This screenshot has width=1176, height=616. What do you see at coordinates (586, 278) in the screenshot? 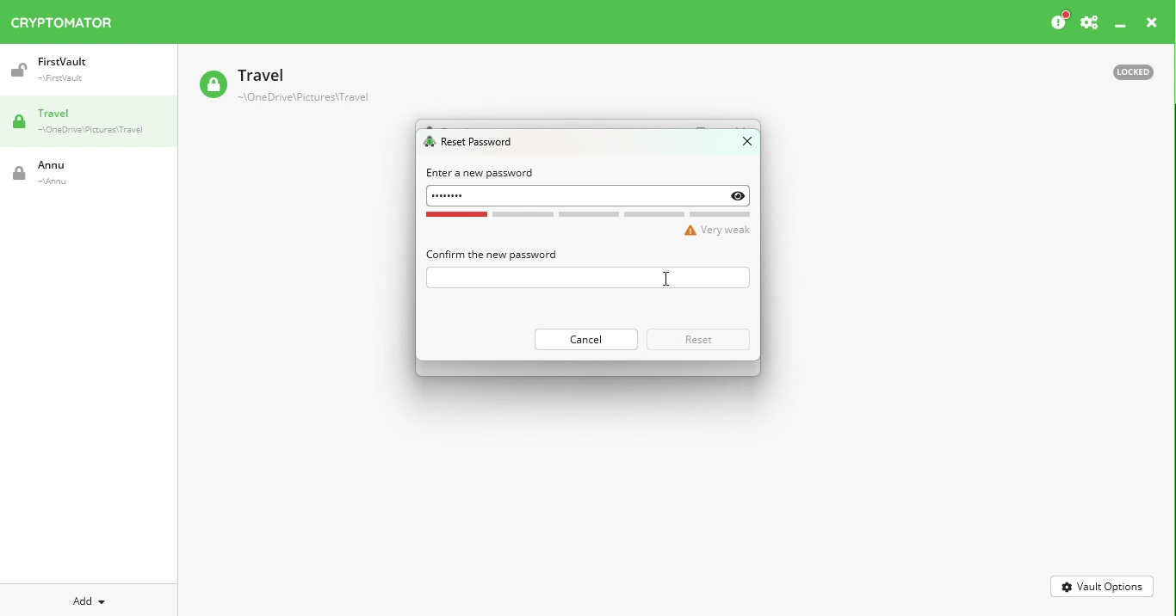
I see `Enter password` at bounding box center [586, 278].